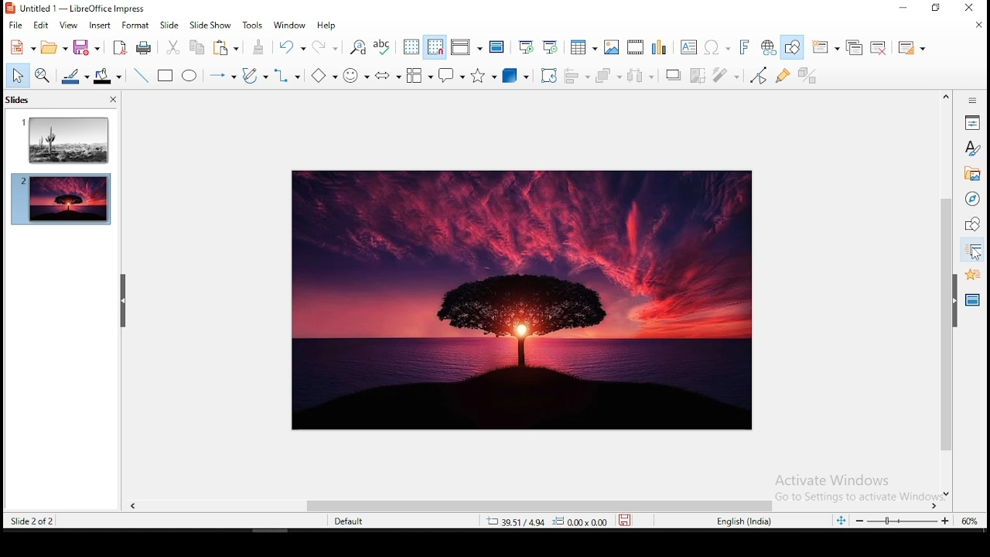 The height and width of the screenshot is (557, 990). I want to click on distribute, so click(643, 75).